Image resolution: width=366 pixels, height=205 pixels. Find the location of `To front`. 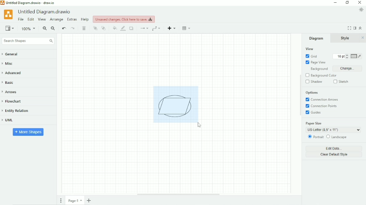

To front is located at coordinates (95, 28).